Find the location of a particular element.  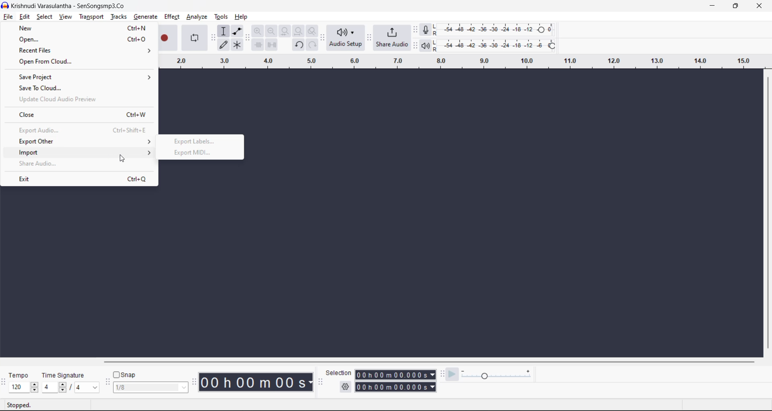

tools is located at coordinates (222, 17).